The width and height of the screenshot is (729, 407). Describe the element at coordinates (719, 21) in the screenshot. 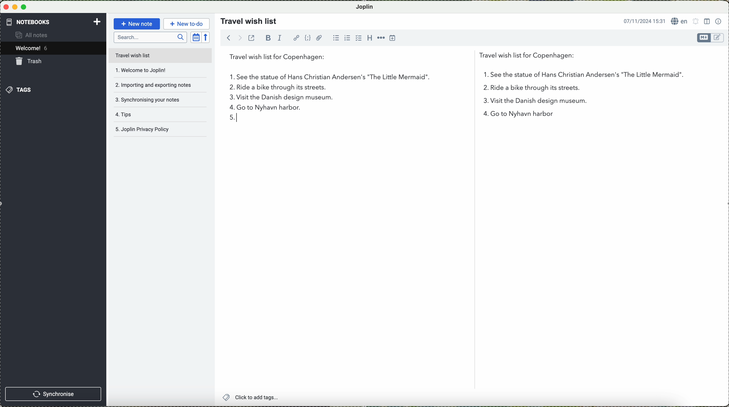

I see `note properties` at that location.